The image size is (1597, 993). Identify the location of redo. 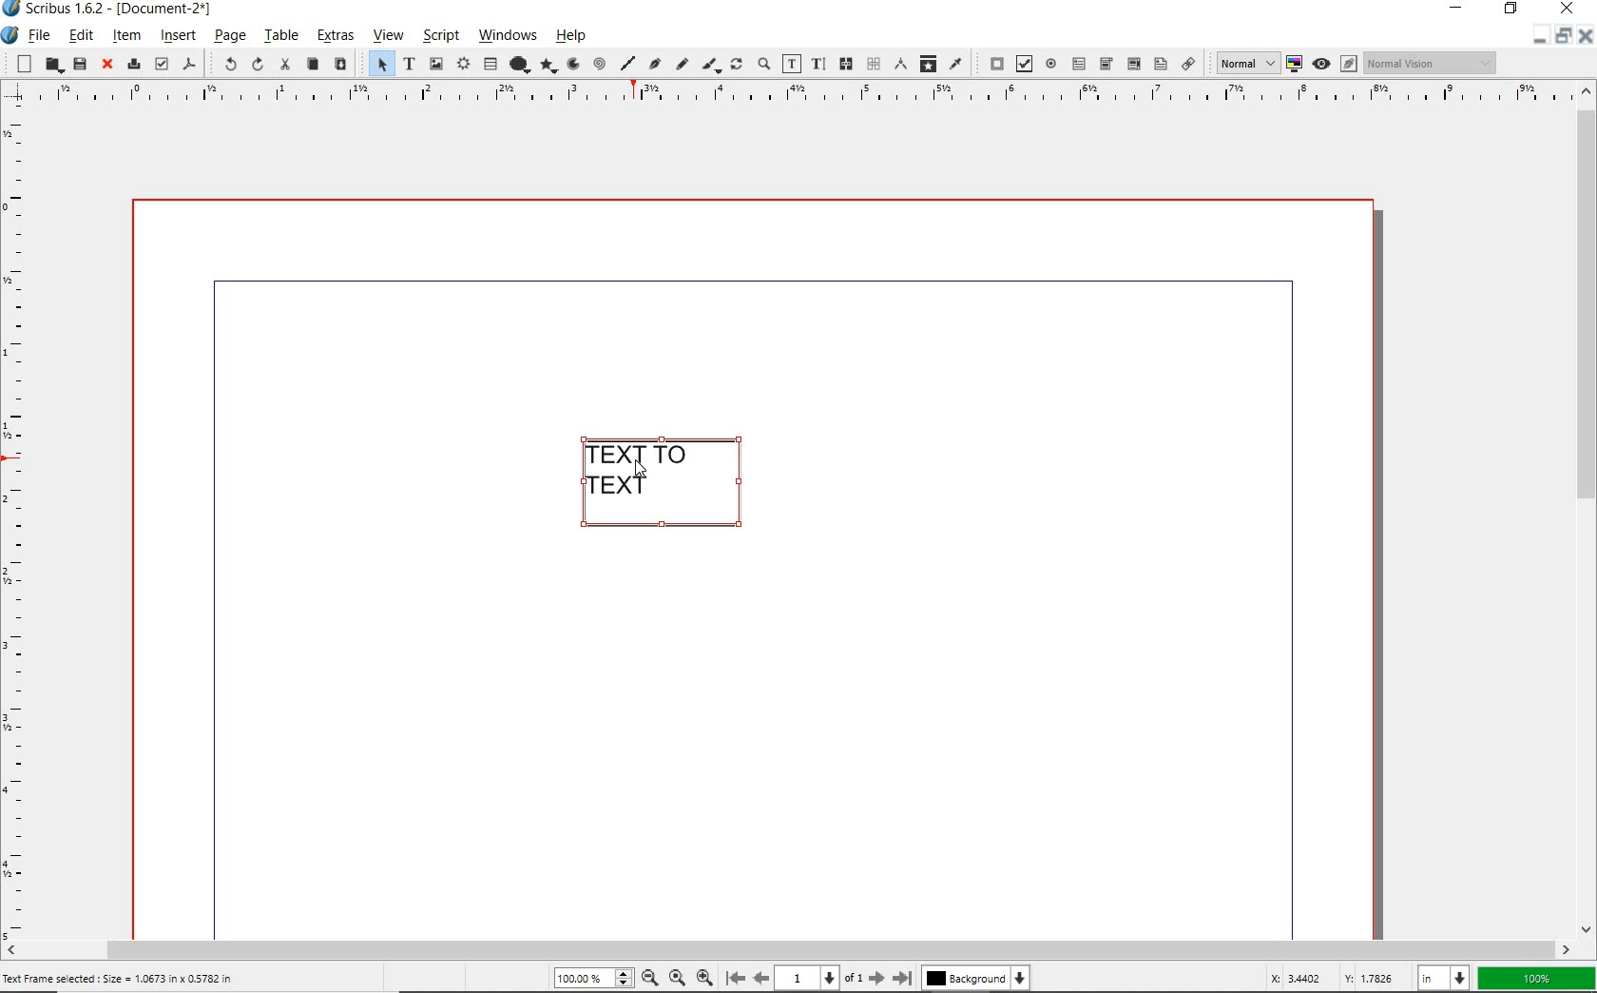
(256, 66).